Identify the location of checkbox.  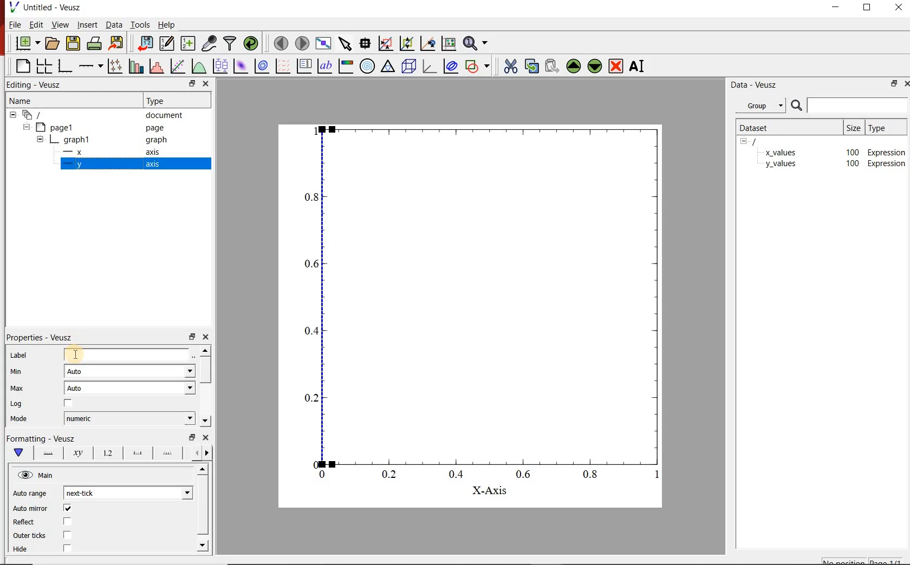
(68, 521).